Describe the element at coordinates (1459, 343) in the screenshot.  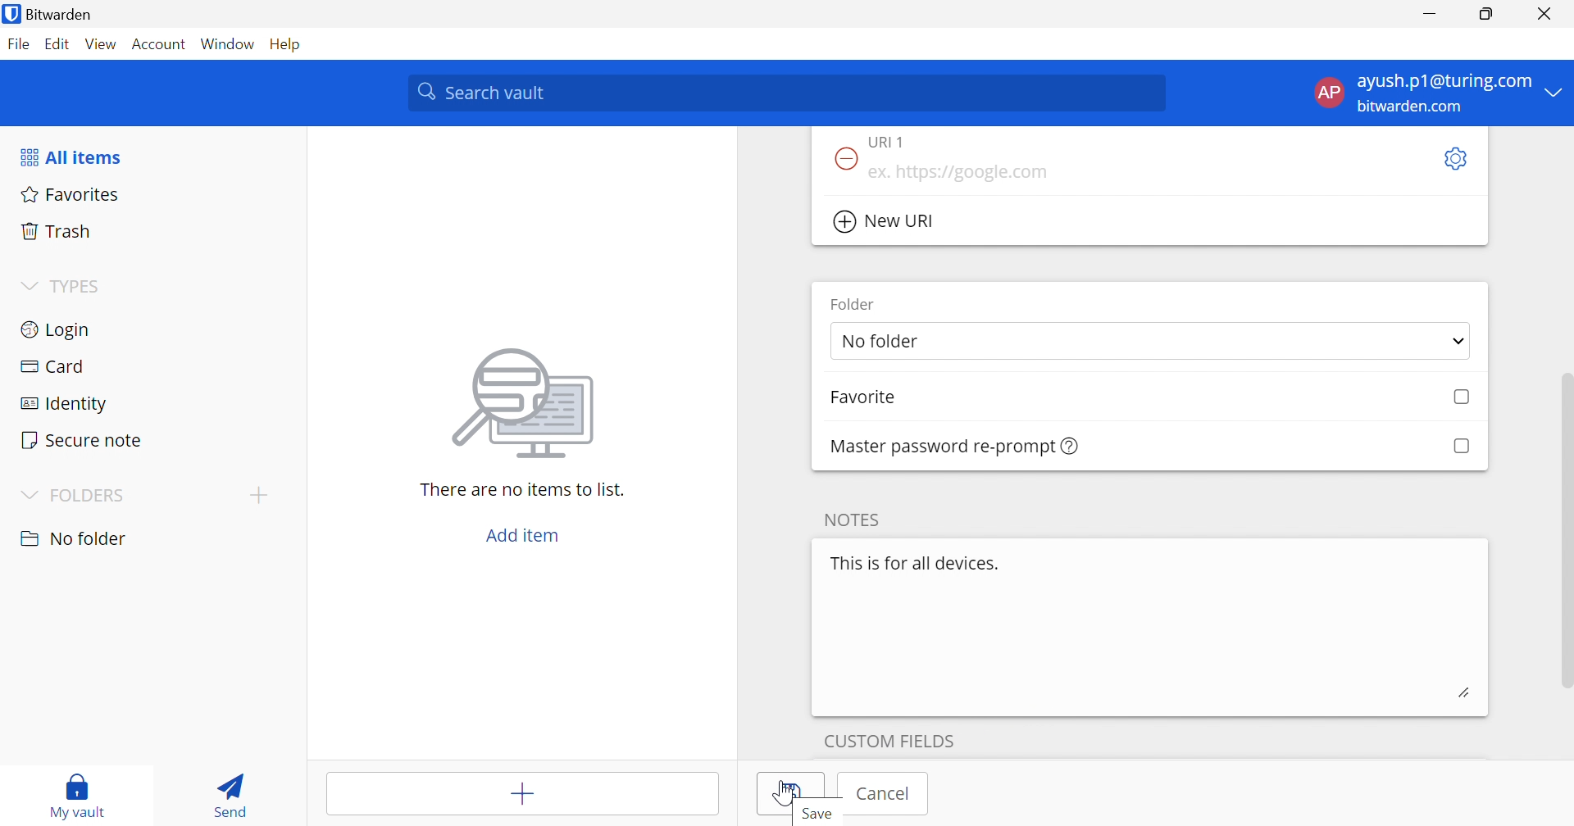
I see `Drop Down` at that location.